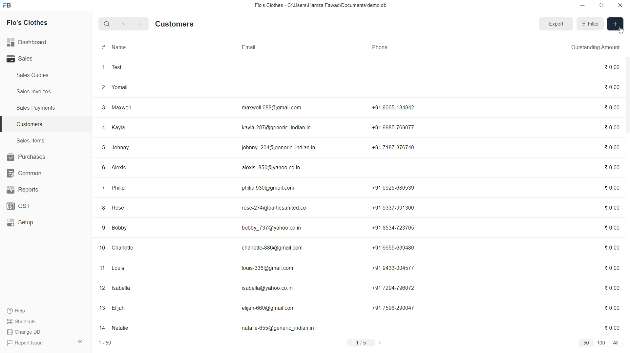  What do you see at coordinates (611, 108) in the screenshot?
I see `30.00` at bounding box center [611, 108].